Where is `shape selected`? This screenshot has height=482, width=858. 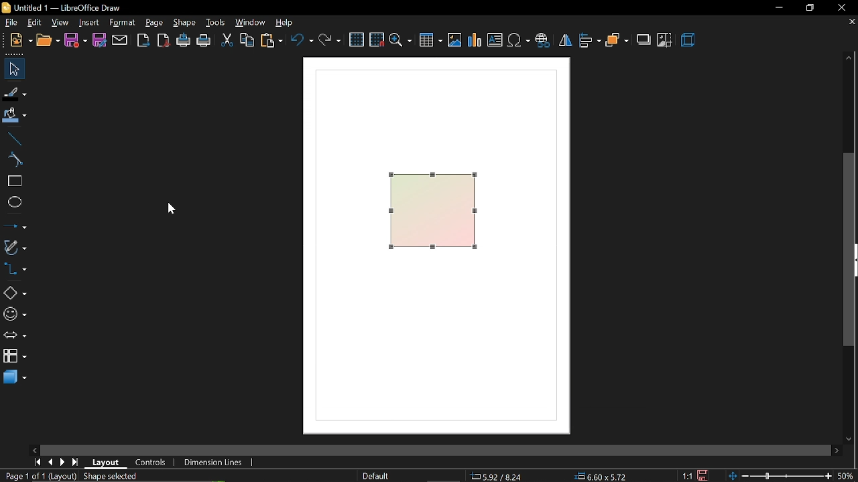 shape selected is located at coordinates (108, 475).